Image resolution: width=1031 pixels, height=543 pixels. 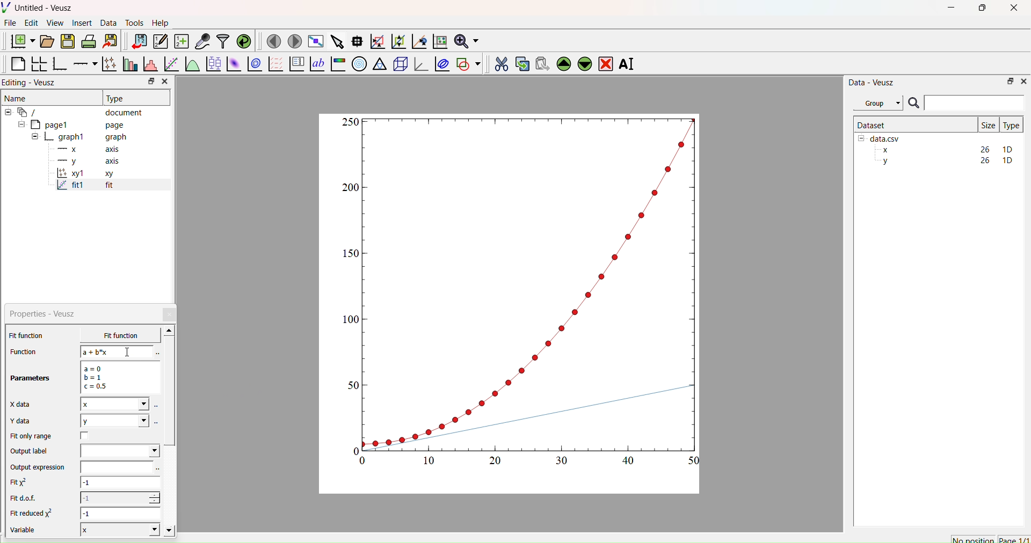 I want to click on Plot a 2d dataset as image, so click(x=233, y=64).